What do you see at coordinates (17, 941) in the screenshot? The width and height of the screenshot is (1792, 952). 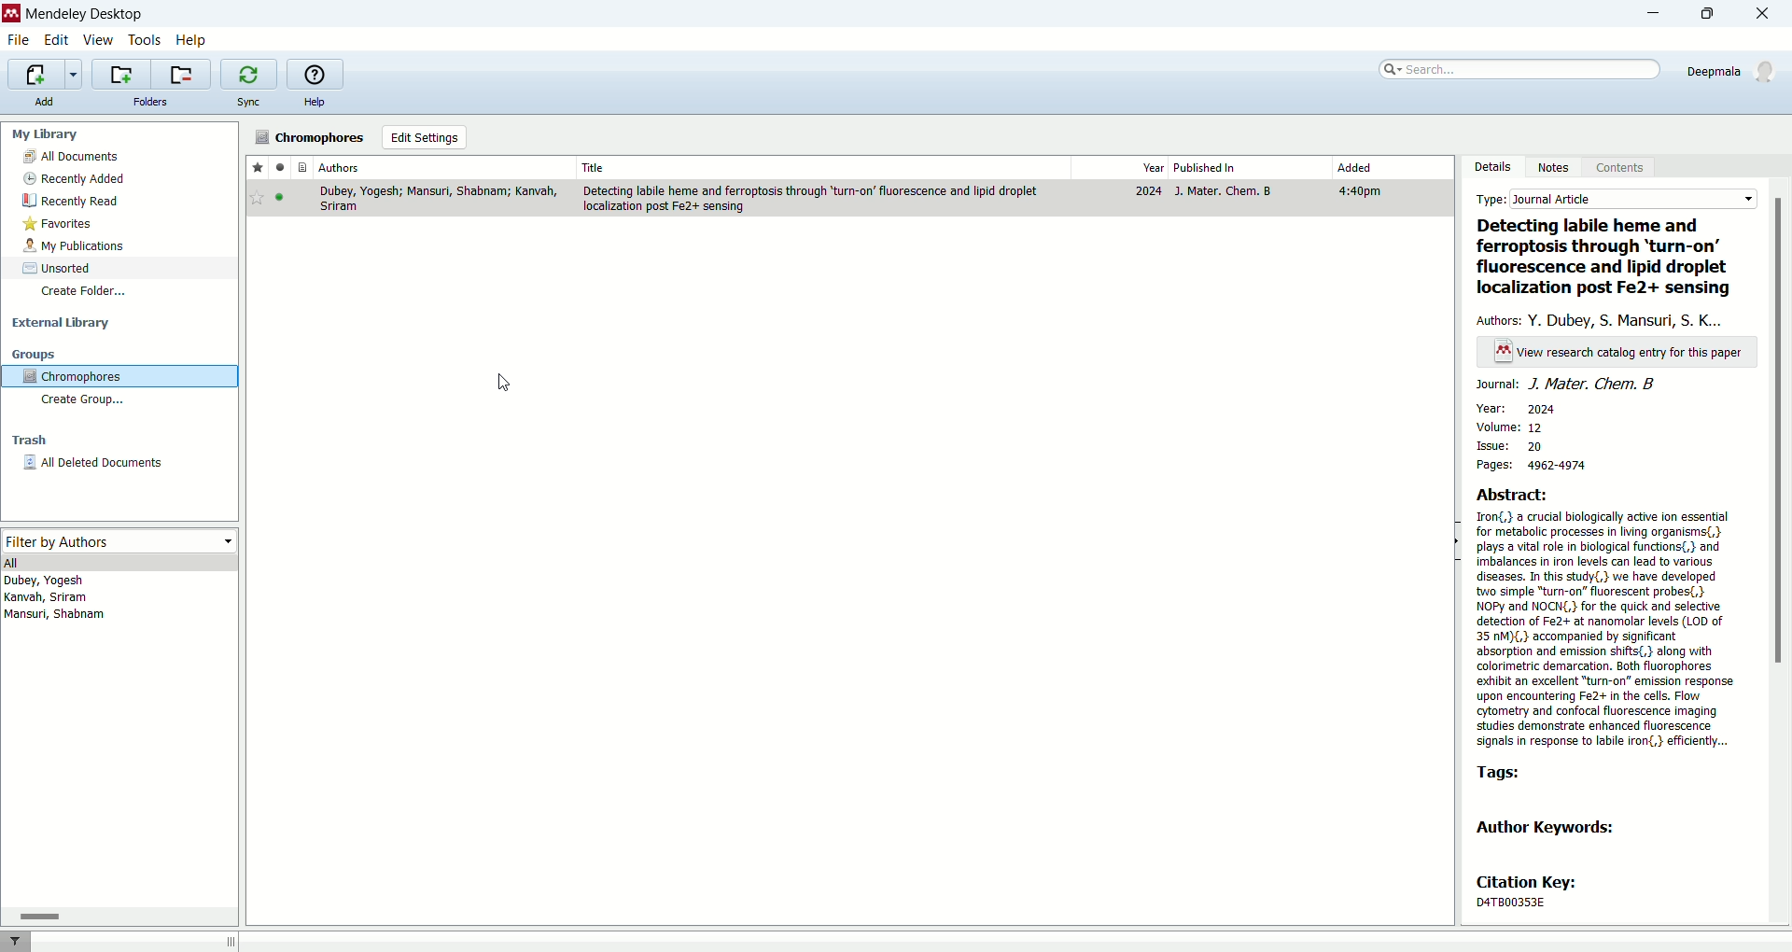 I see `filter` at bounding box center [17, 941].